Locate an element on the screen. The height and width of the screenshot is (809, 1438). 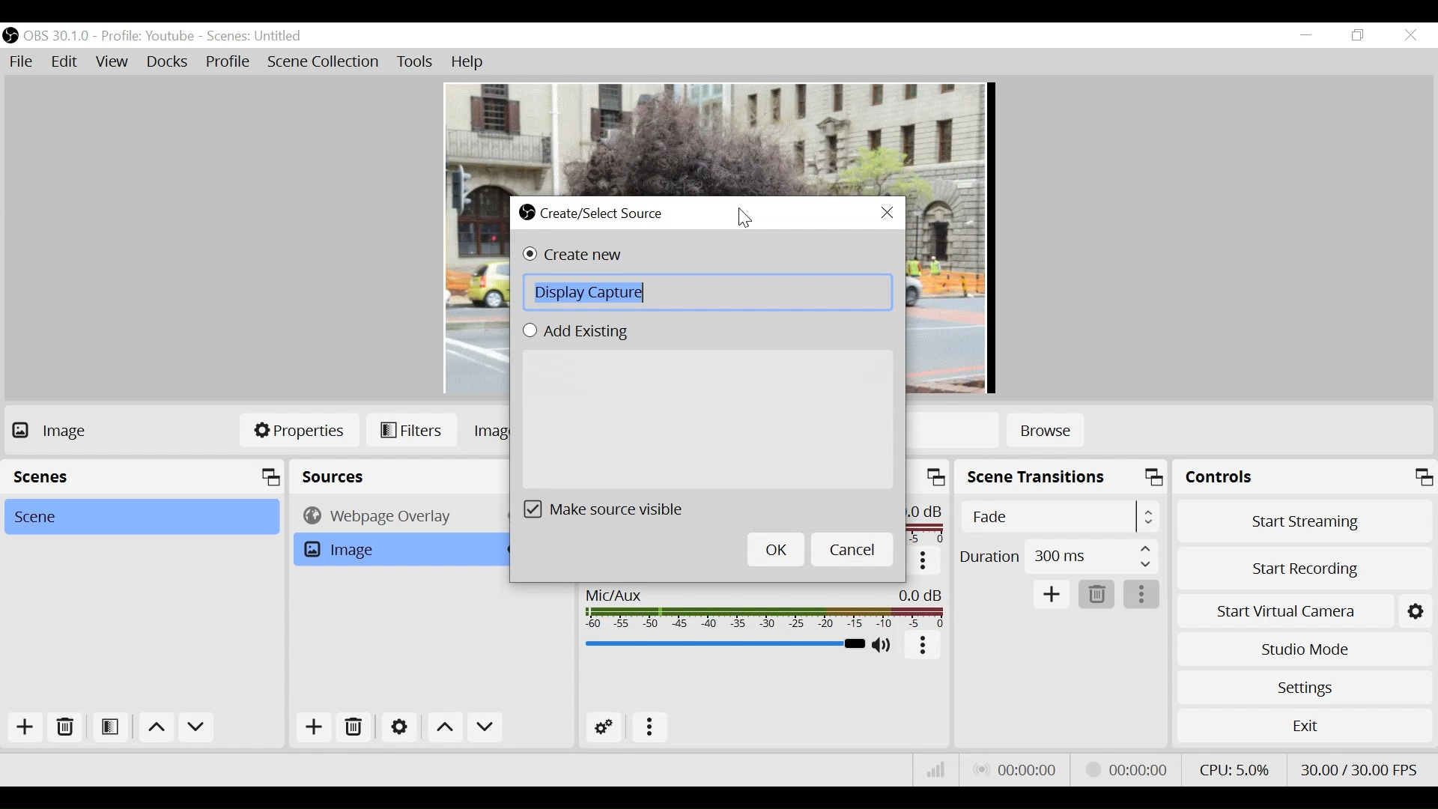
Recording Status is located at coordinates (1131, 767).